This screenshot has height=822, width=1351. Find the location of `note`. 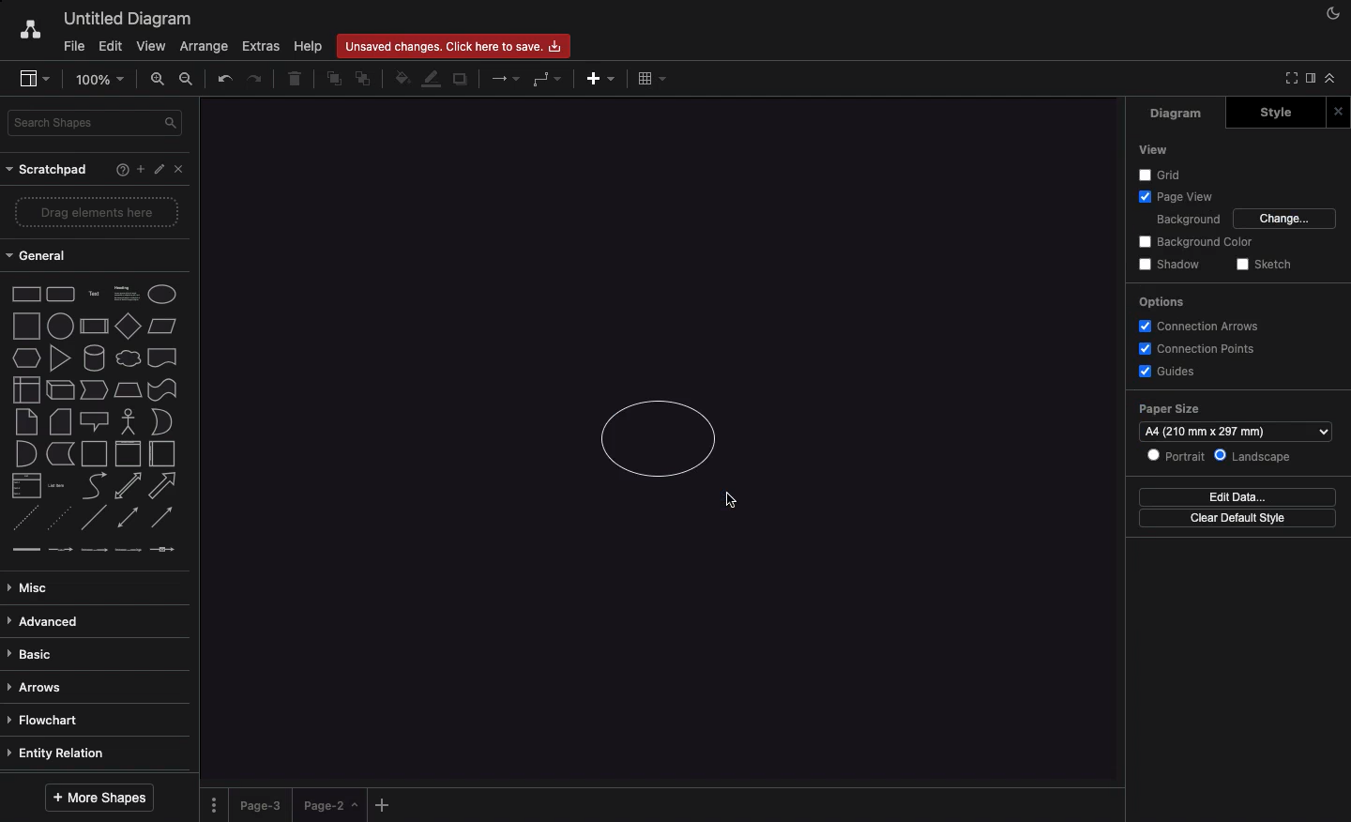

note is located at coordinates (26, 422).